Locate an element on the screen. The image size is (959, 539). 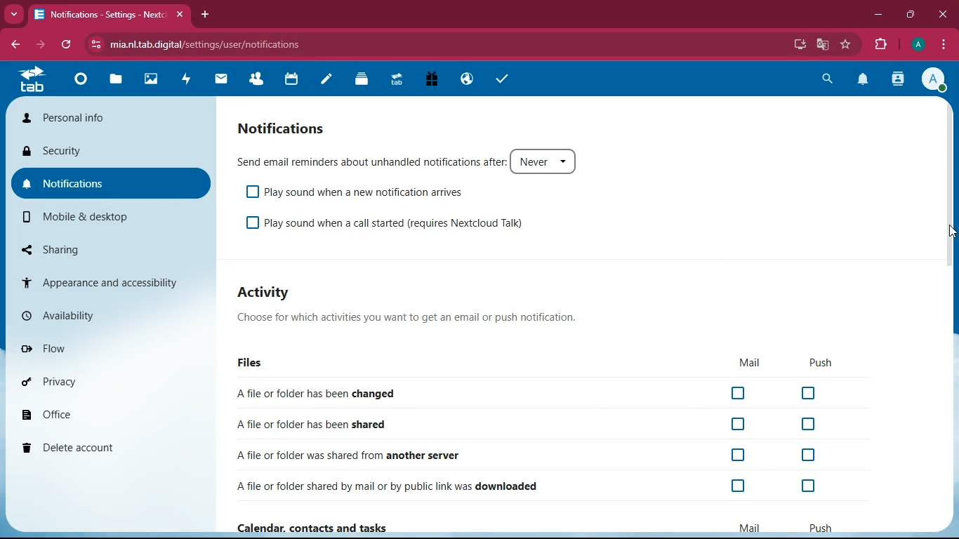
maximize is located at coordinates (910, 15).